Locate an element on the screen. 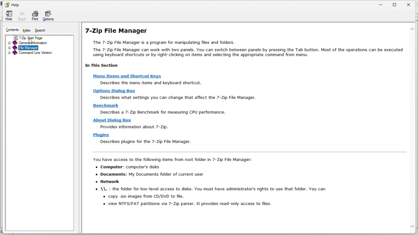  Describes the menu and keyboard shortcut. is located at coordinates (150, 83).